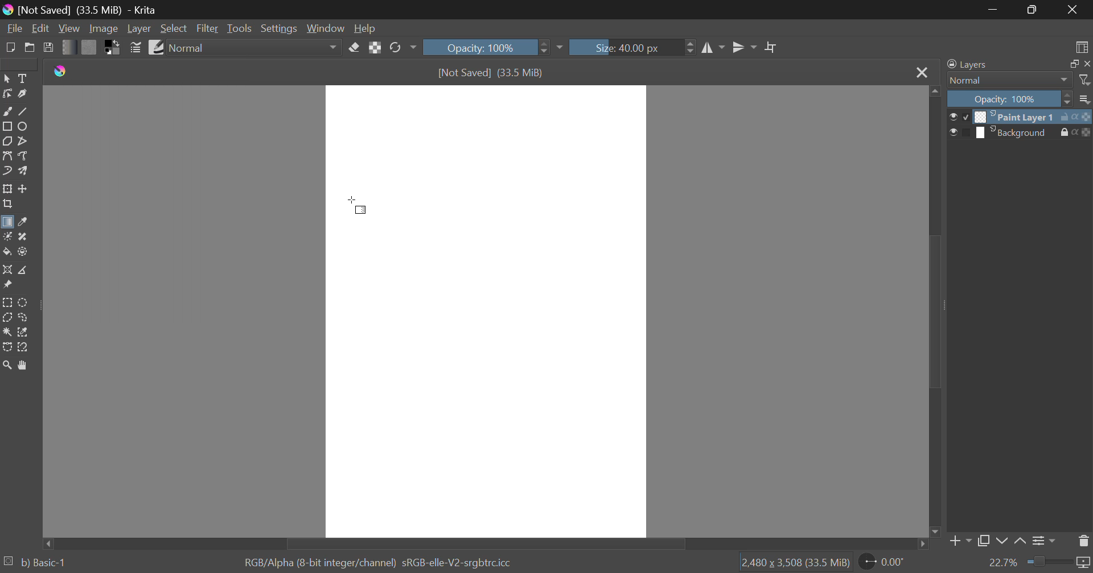  I want to click on 22.7%, so click(1039, 563).